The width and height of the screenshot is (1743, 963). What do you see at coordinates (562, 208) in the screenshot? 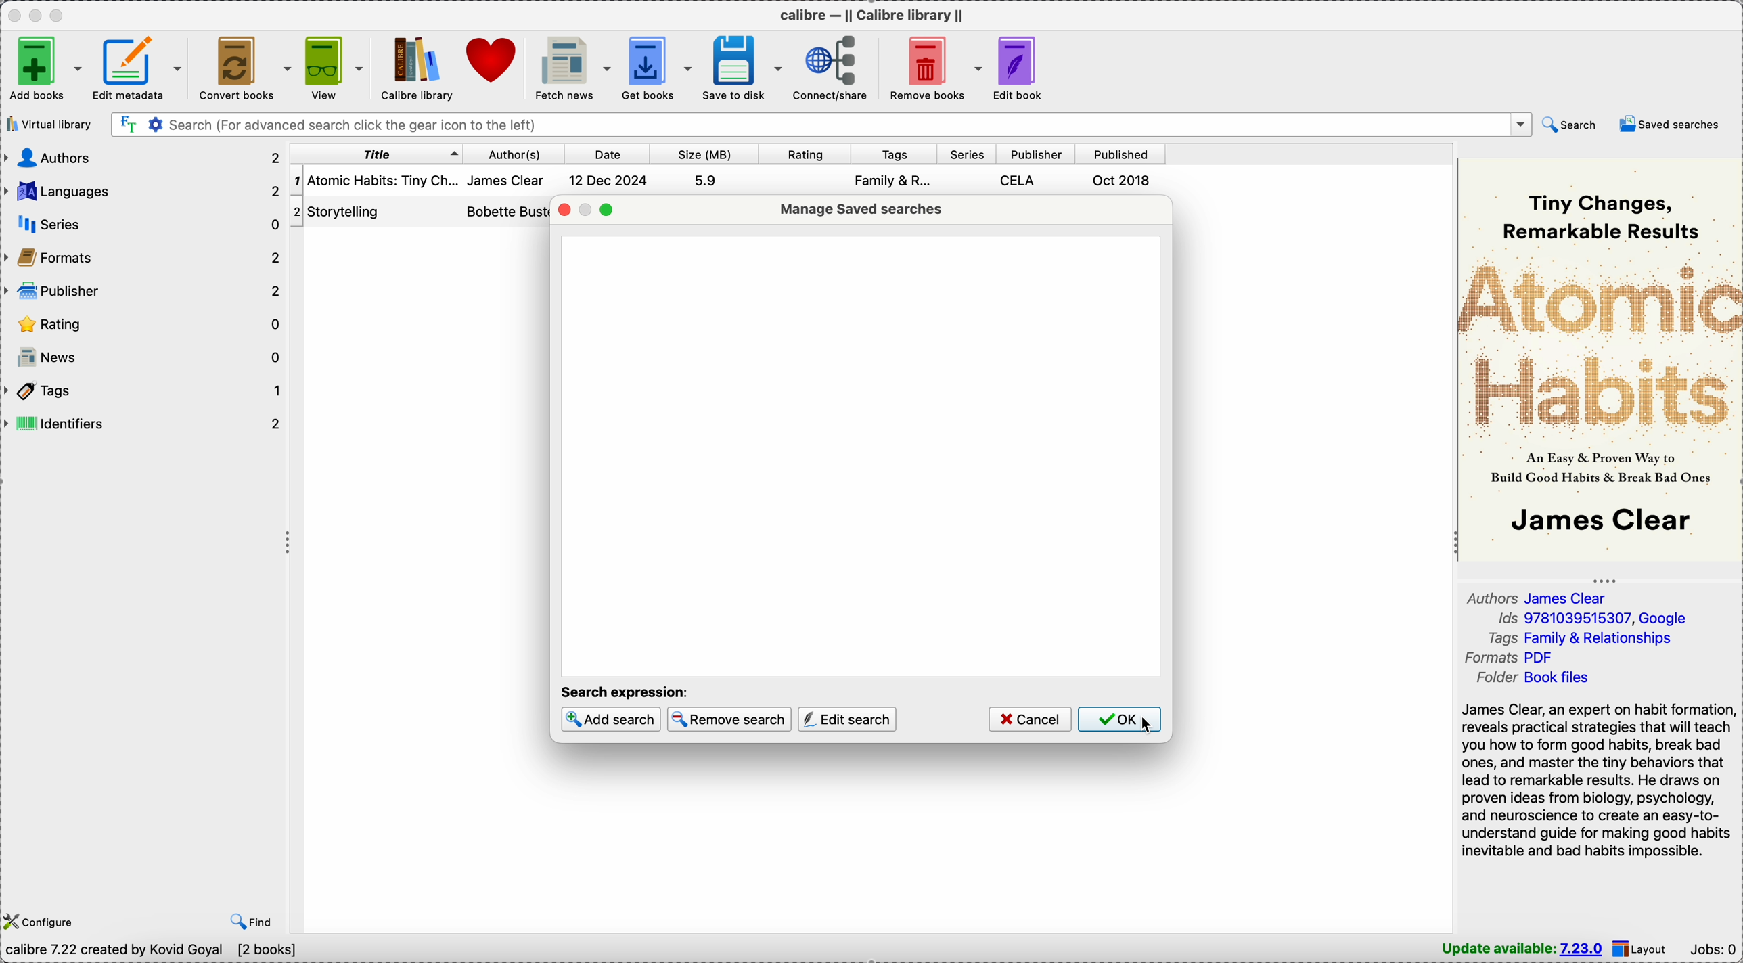
I see `close popup` at bounding box center [562, 208].